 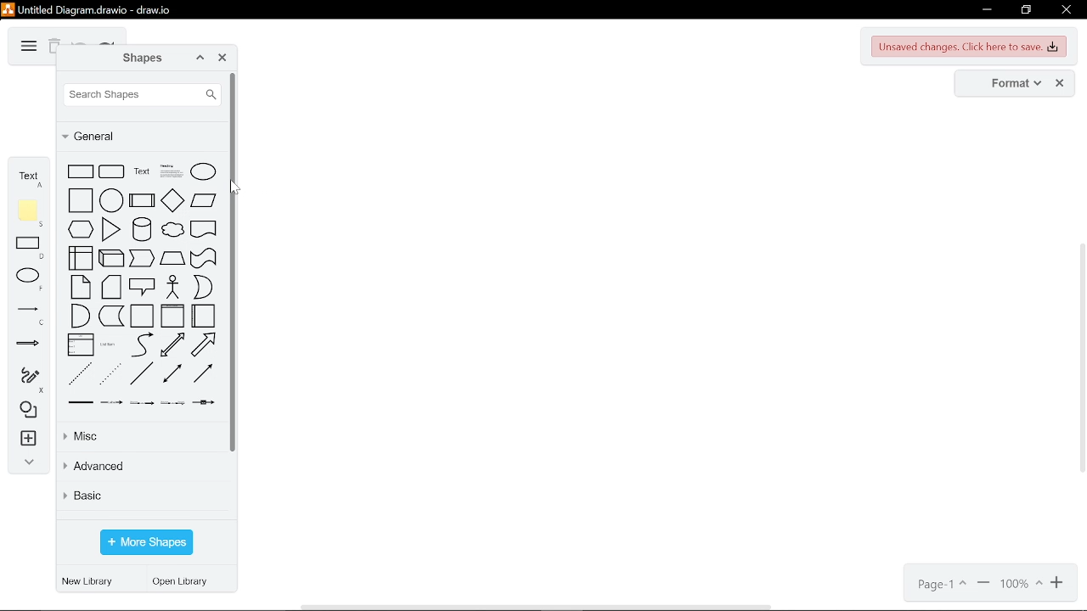 What do you see at coordinates (203, 316) in the screenshot?
I see `horizontal container` at bounding box center [203, 316].